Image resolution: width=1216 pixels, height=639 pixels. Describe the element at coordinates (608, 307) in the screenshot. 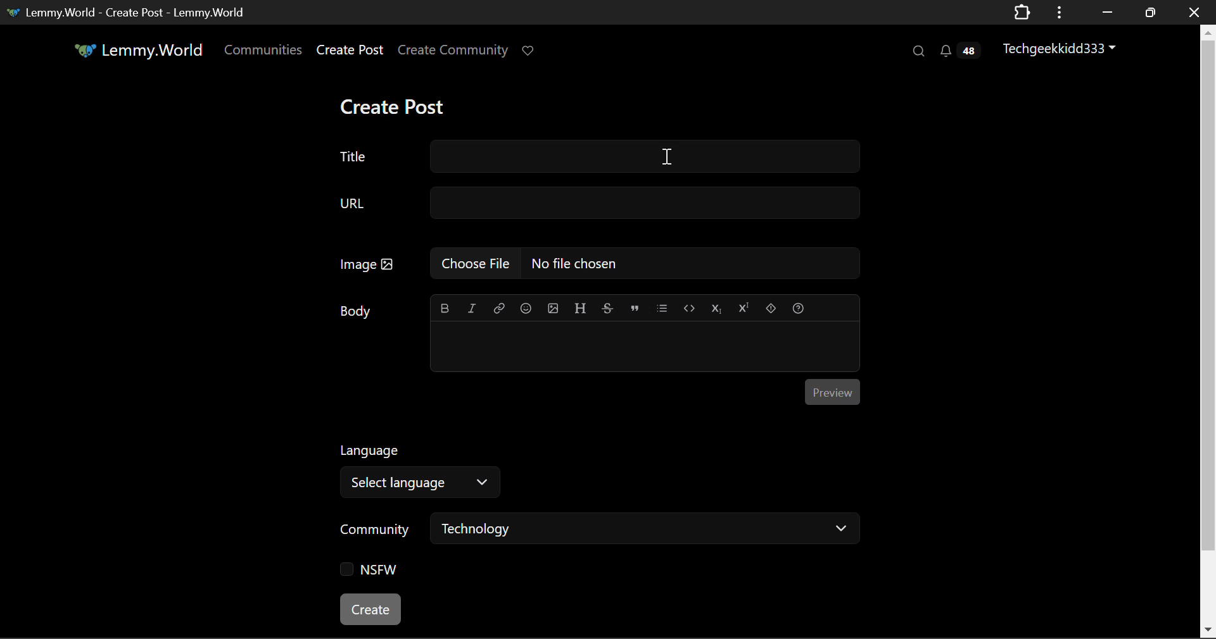

I see `strikethrough` at that location.